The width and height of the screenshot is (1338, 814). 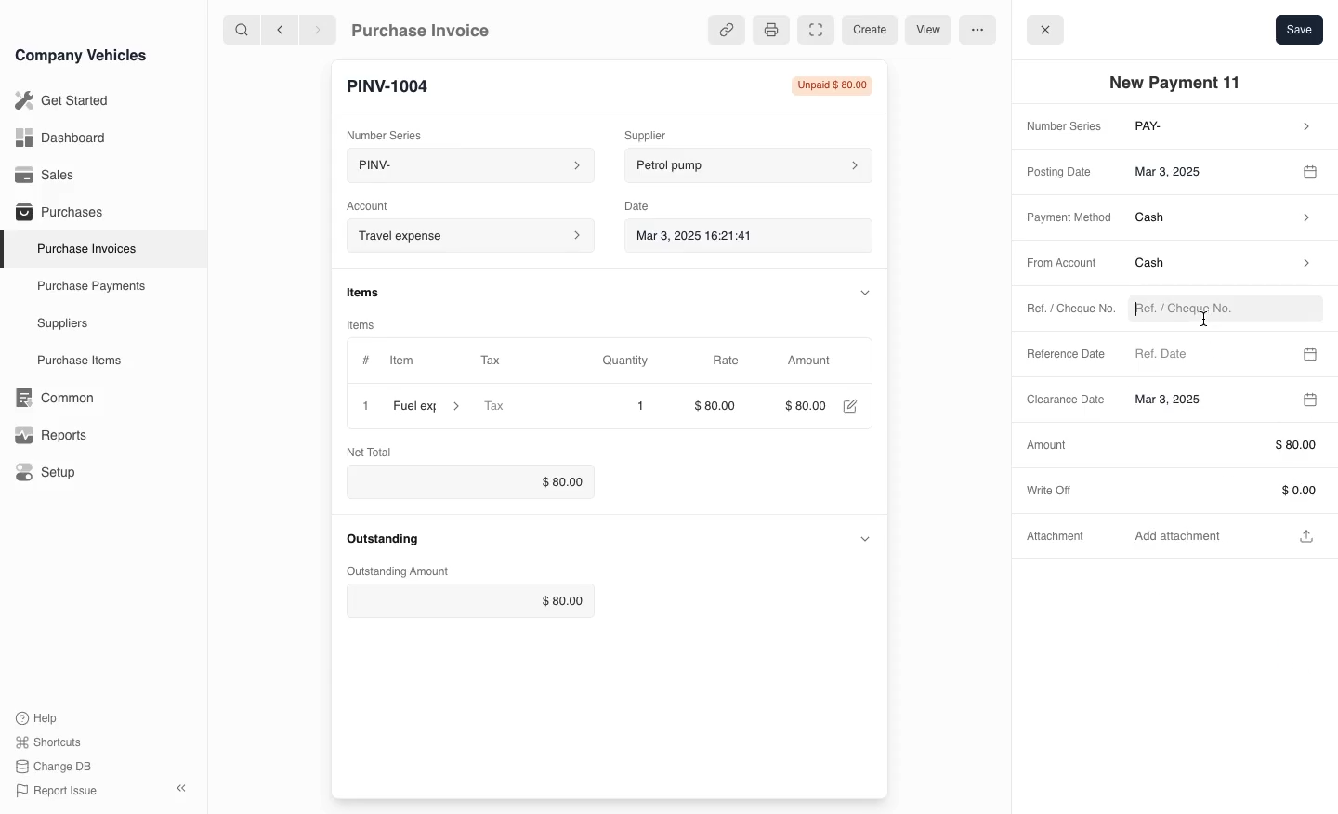 I want to click on ref date, so click(x=1208, y=352).